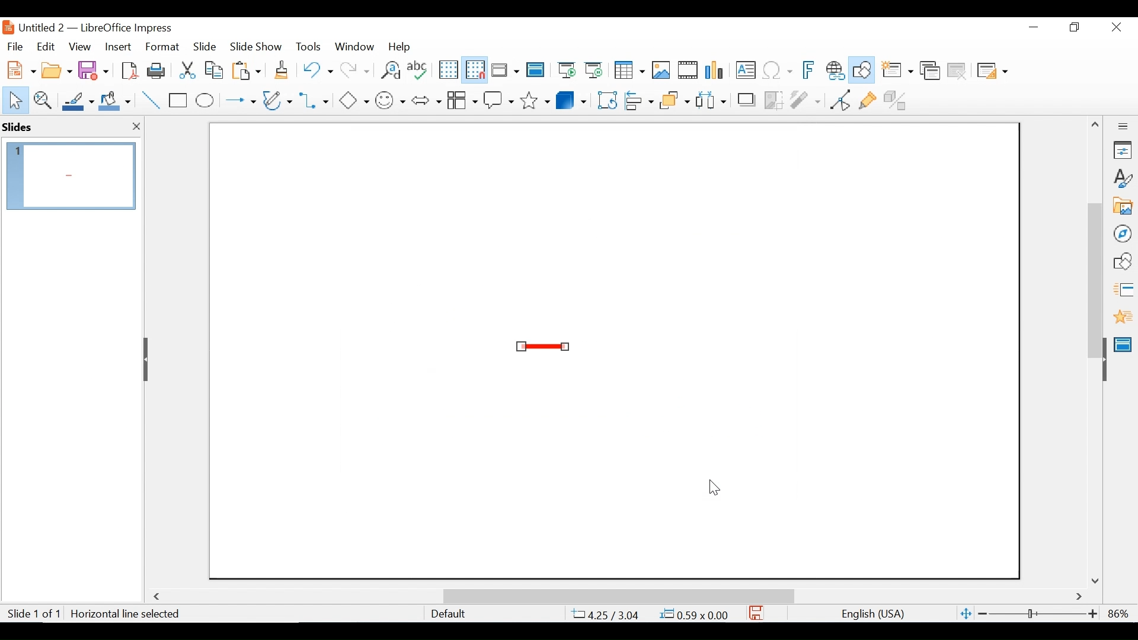 The height and width of the screenshot is (640, 1138). I want to click on Undo, so click(316, 69).